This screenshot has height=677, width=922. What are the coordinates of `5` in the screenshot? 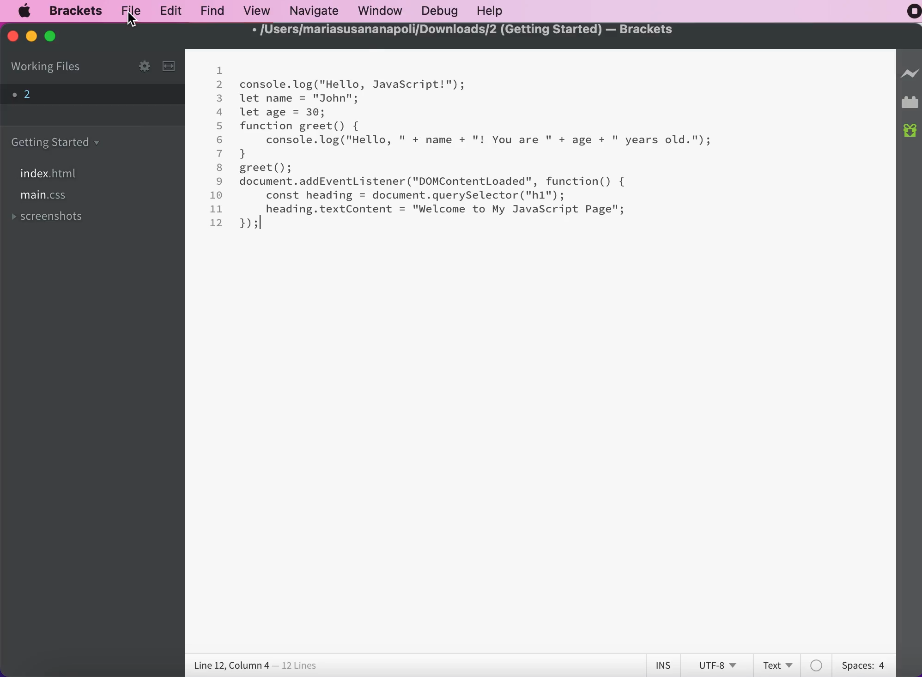 It's located at (221, 126).